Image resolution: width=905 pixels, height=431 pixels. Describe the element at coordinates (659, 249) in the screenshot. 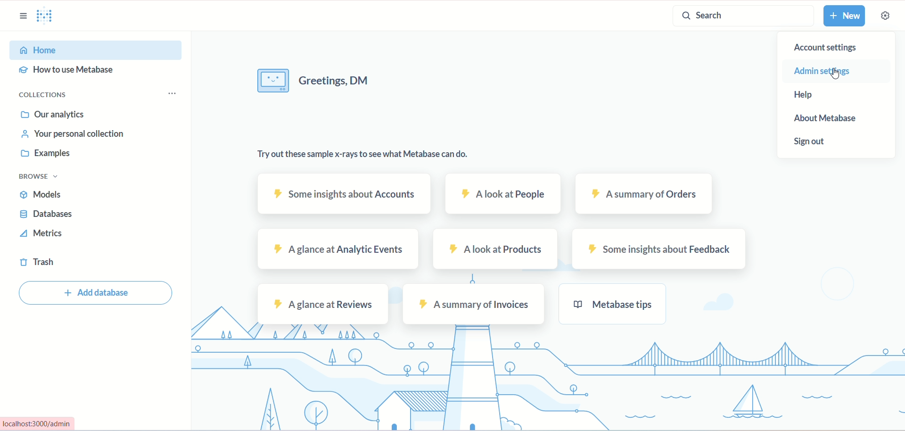

I see `feedback` at that location.